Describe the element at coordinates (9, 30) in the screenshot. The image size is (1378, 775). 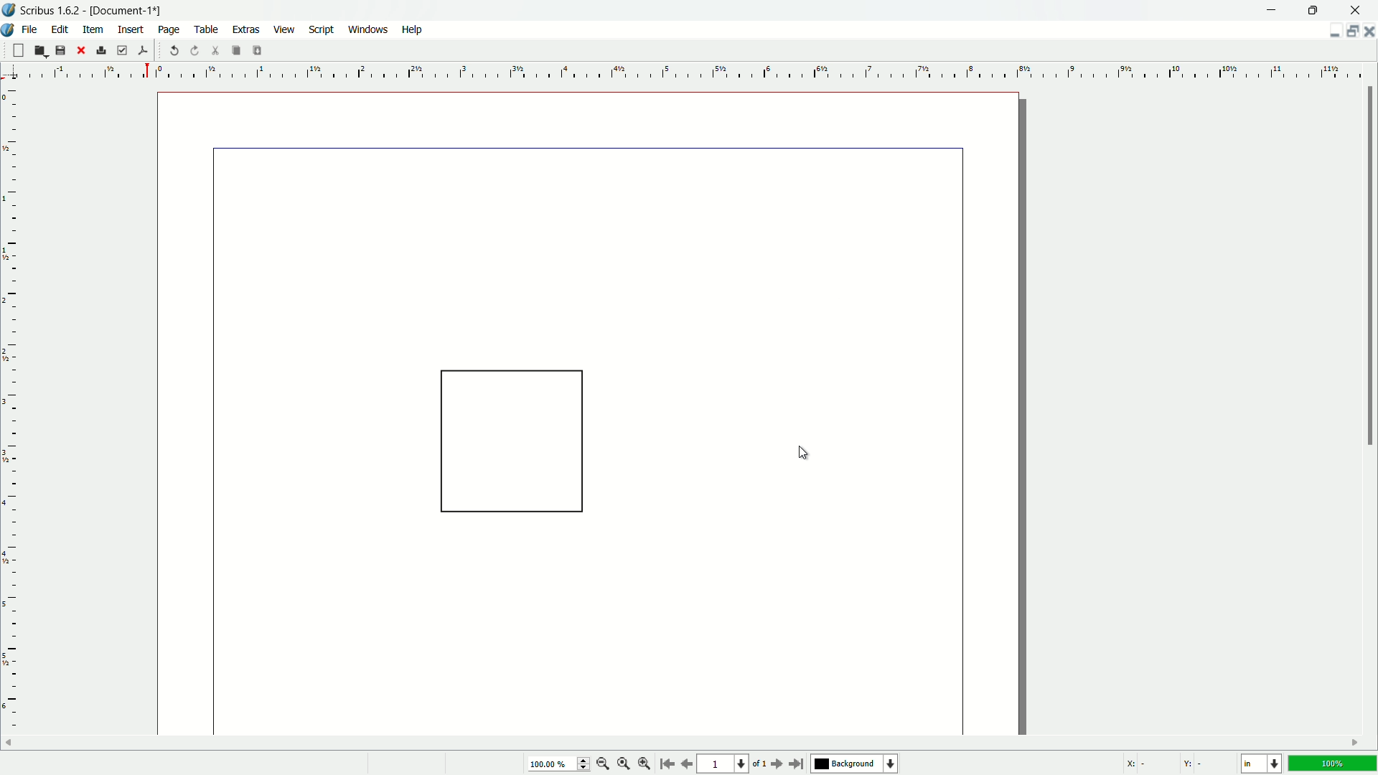
I see `app icon` at that location.